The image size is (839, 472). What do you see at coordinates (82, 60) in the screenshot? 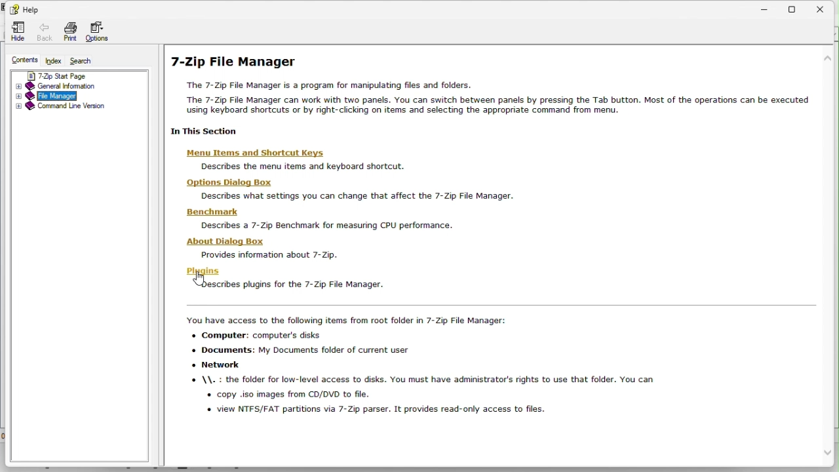
I see `search` at bounding box center [82, 60].